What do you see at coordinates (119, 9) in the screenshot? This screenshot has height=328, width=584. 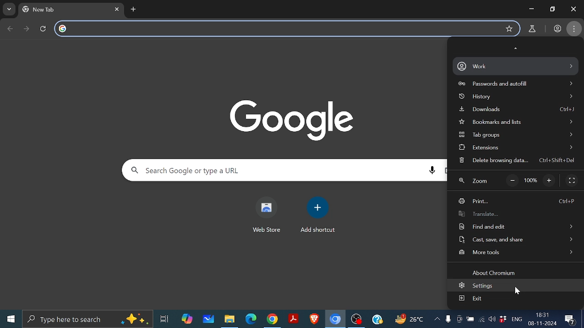 I see `Close current tab` at bounding box center [119, 9].